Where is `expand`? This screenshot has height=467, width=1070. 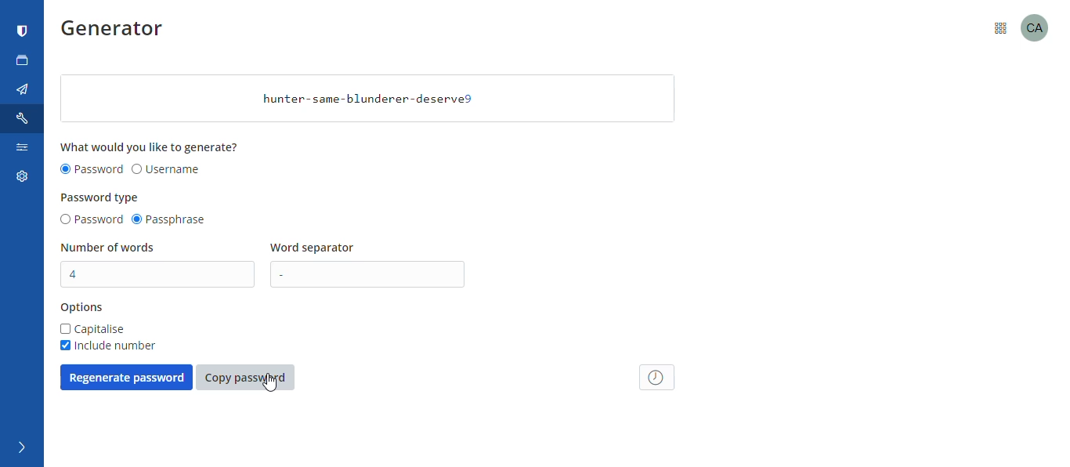 expand is located at coordinates (20, 448).